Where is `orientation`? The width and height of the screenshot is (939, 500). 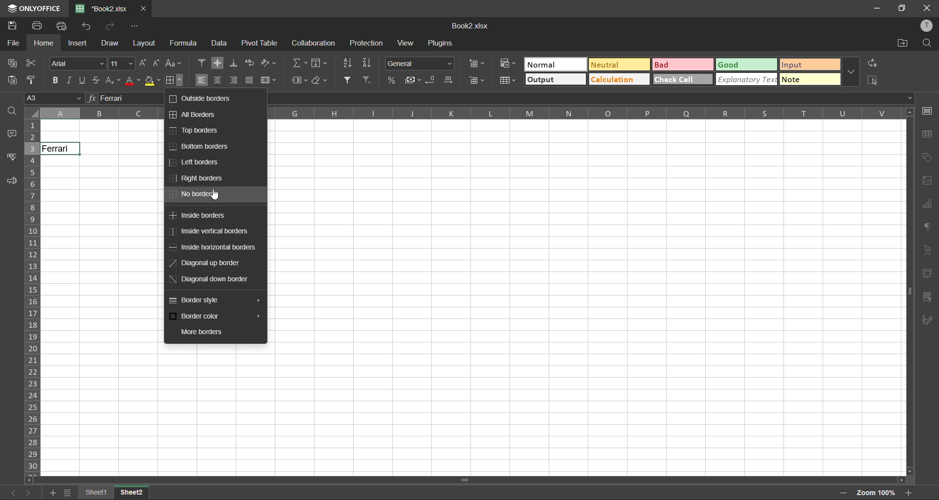
orientation is located at coordinates (268, 63).